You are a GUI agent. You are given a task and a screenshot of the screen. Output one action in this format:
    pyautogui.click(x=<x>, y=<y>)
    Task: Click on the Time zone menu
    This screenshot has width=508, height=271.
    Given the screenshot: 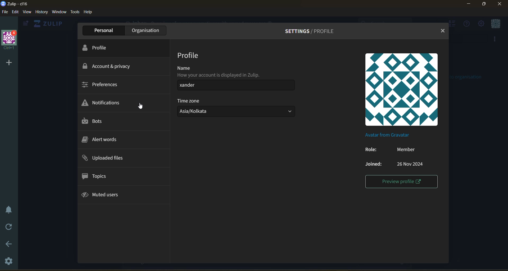 What is the action you would take?
    pyautogui.click(x=238, y=112)
    